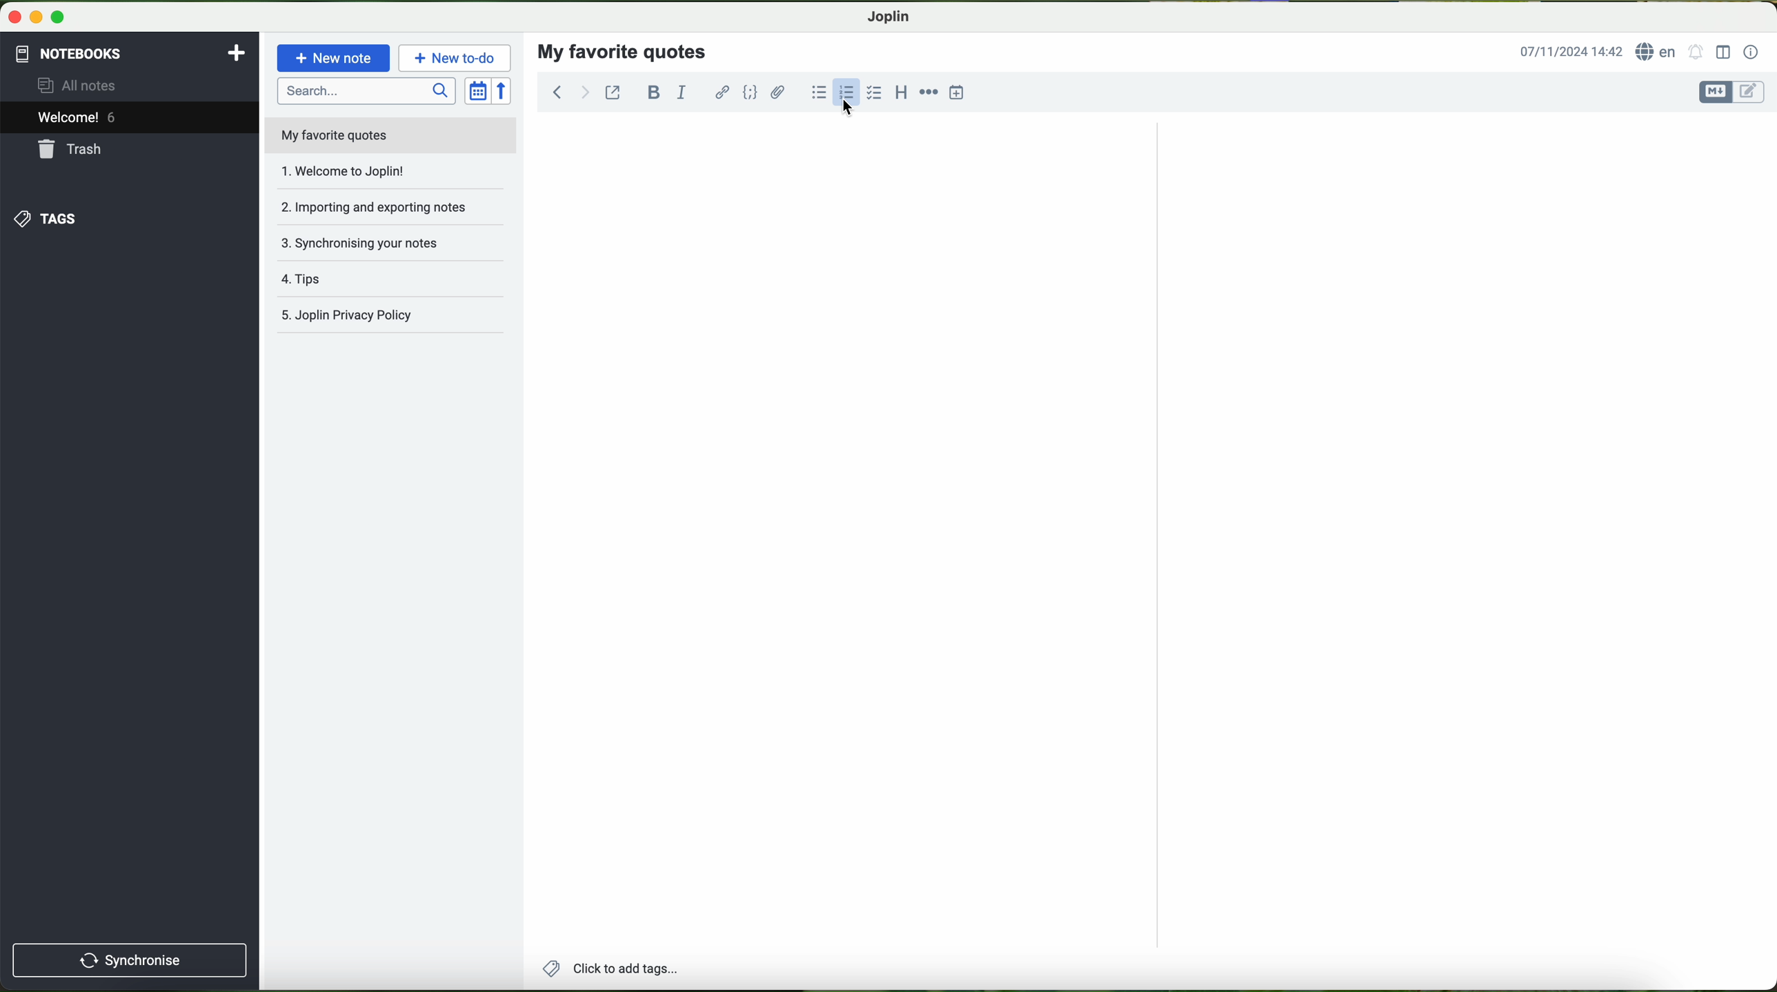 Image resolution: width=1777 pixels, height=992 pixels. What do you see at coordinates (388, 242) in the screenshot?
I see `synchronising your notes` at bounding box center [388, 242].